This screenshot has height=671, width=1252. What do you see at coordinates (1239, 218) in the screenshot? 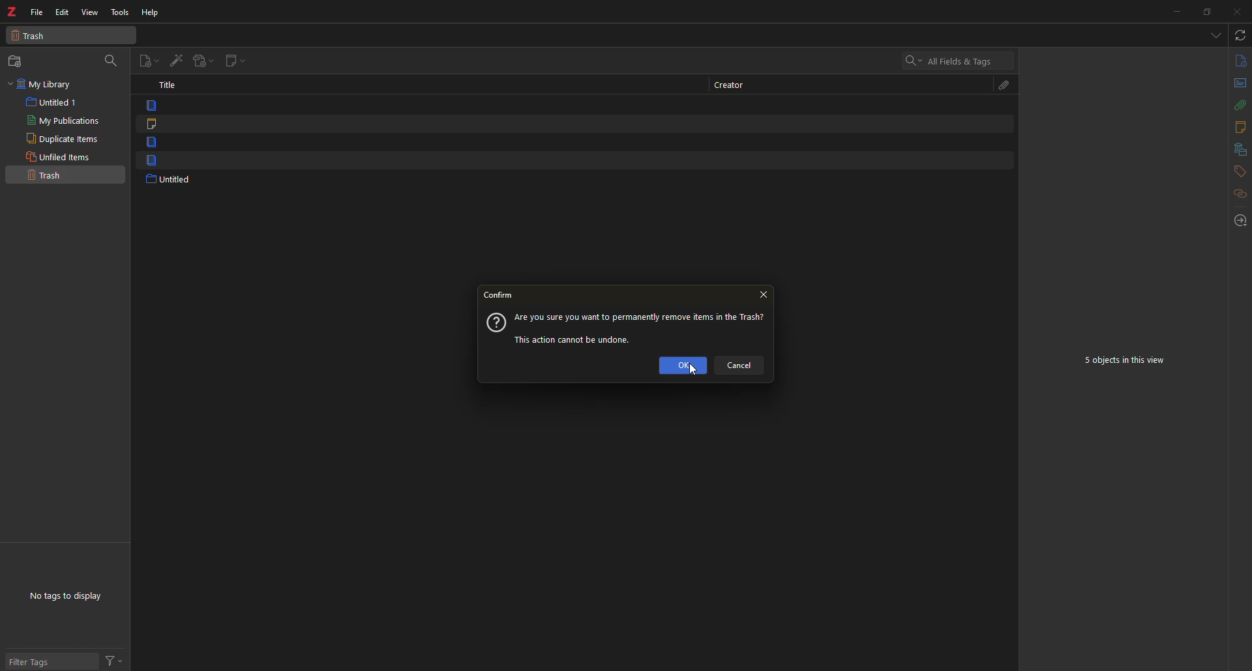
I see `locate` at bounding box center [1239, 218].